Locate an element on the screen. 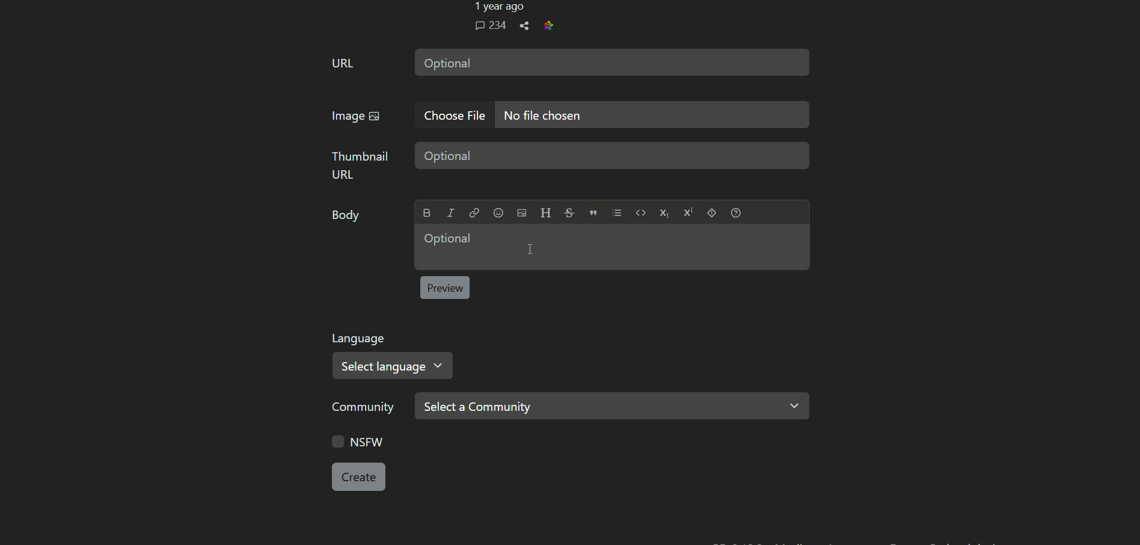 The width and height of the screenshot is (1140, 545). select a community is located at coordinates (613, 407).